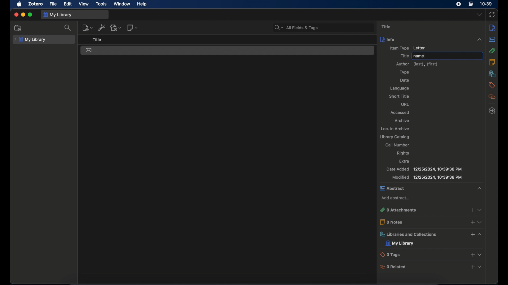 The height and width of the screenshot is (285, 508). I want to click on title, so click(387, 27).